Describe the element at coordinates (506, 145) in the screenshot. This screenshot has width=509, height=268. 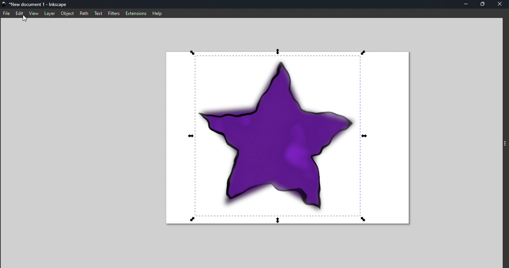
I see `toggle command panel` at that location.